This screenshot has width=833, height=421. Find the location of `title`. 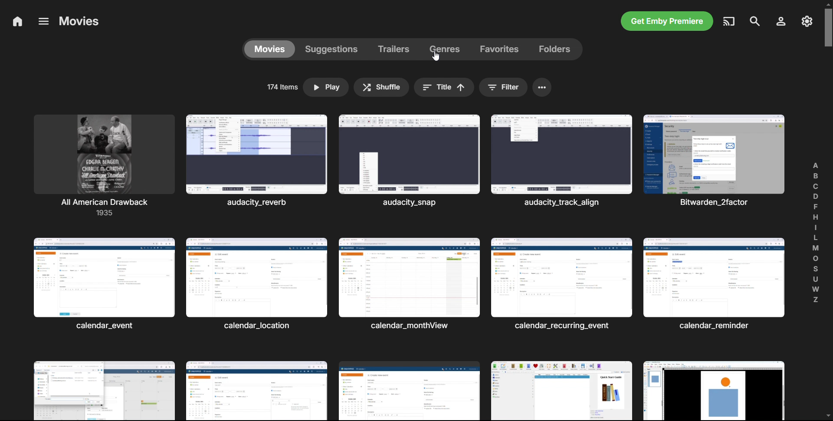

title is located at coordinates (444, 88).